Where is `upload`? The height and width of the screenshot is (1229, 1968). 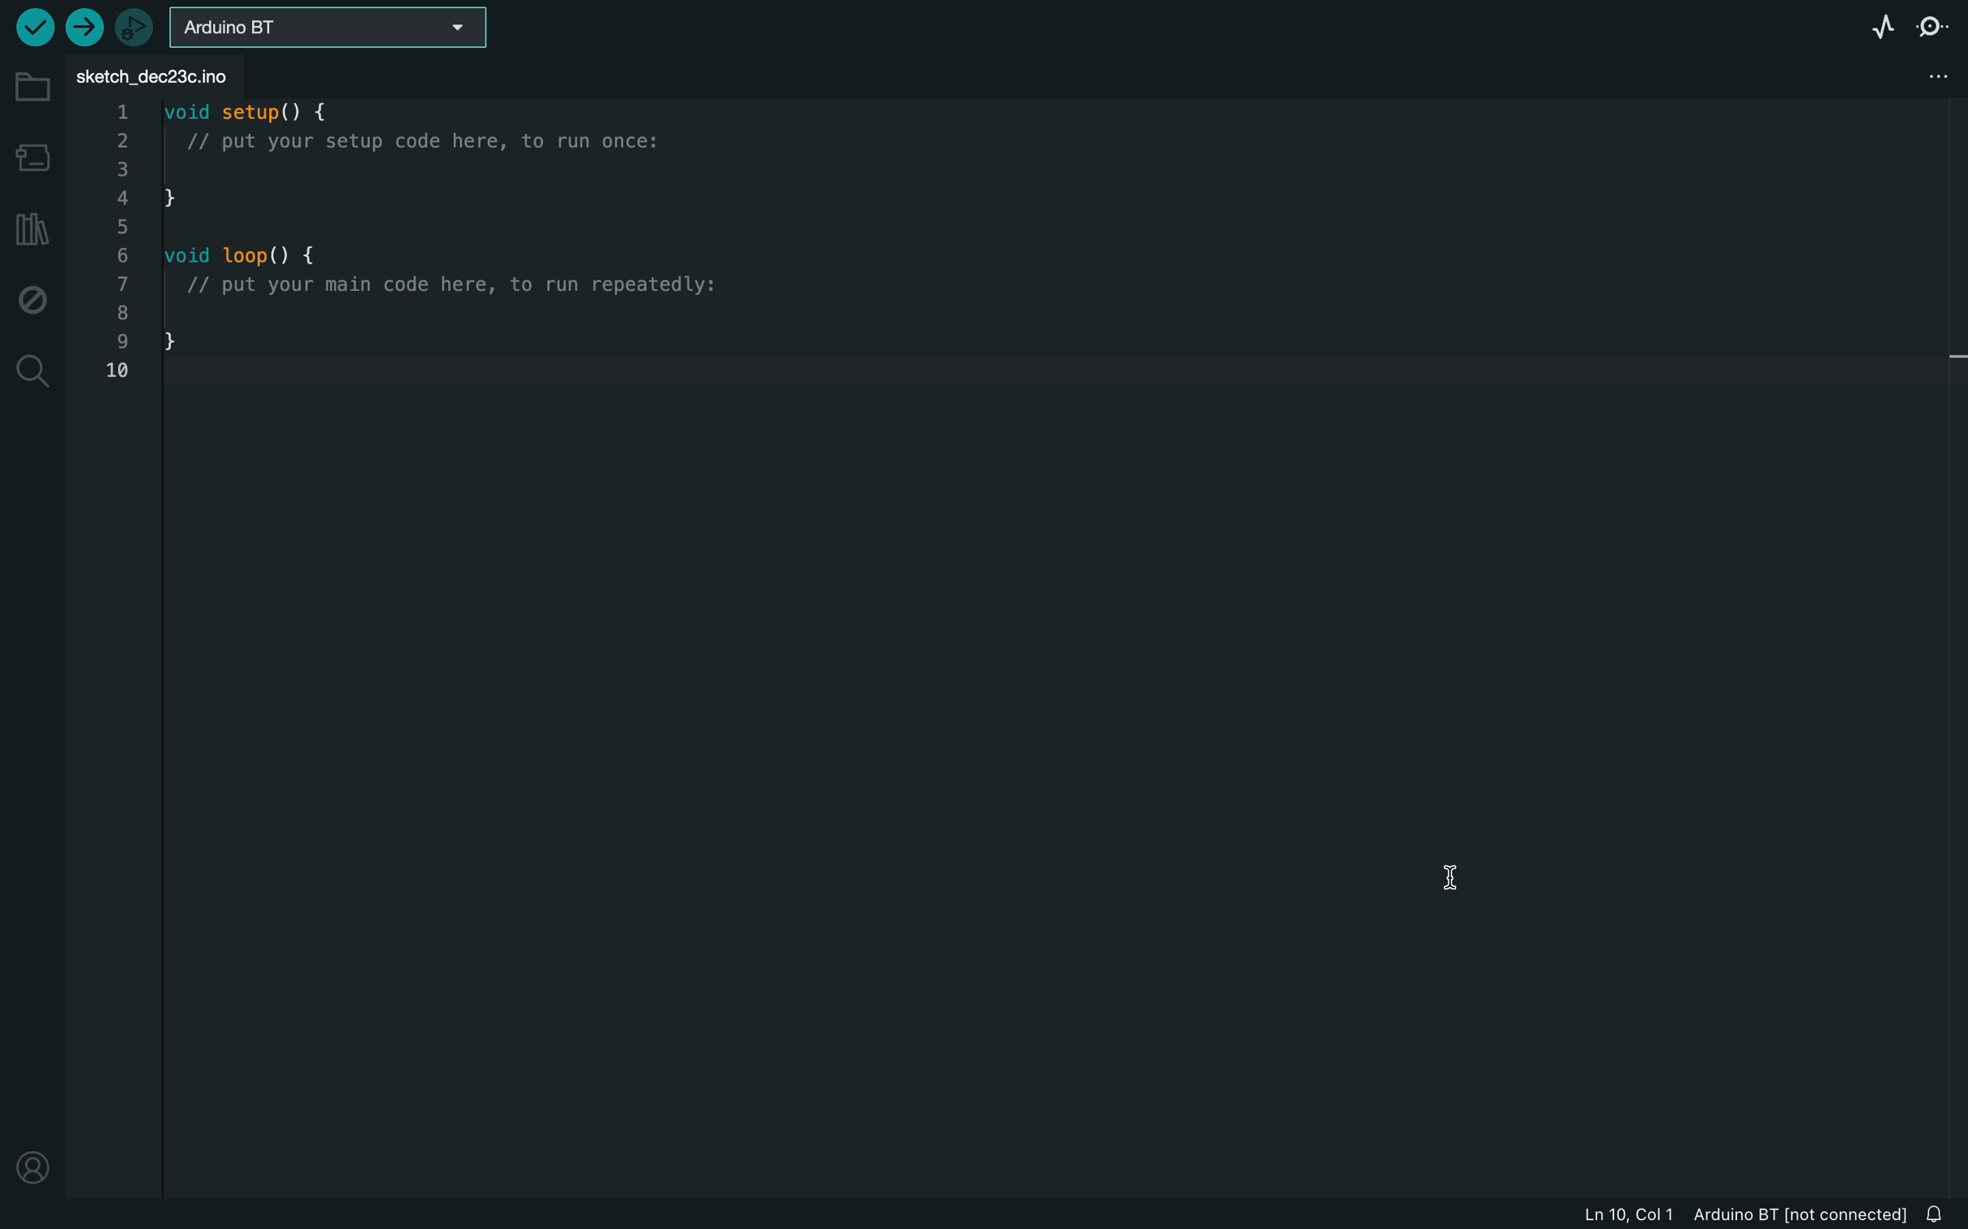
upload is located at coordinates (84, 29).